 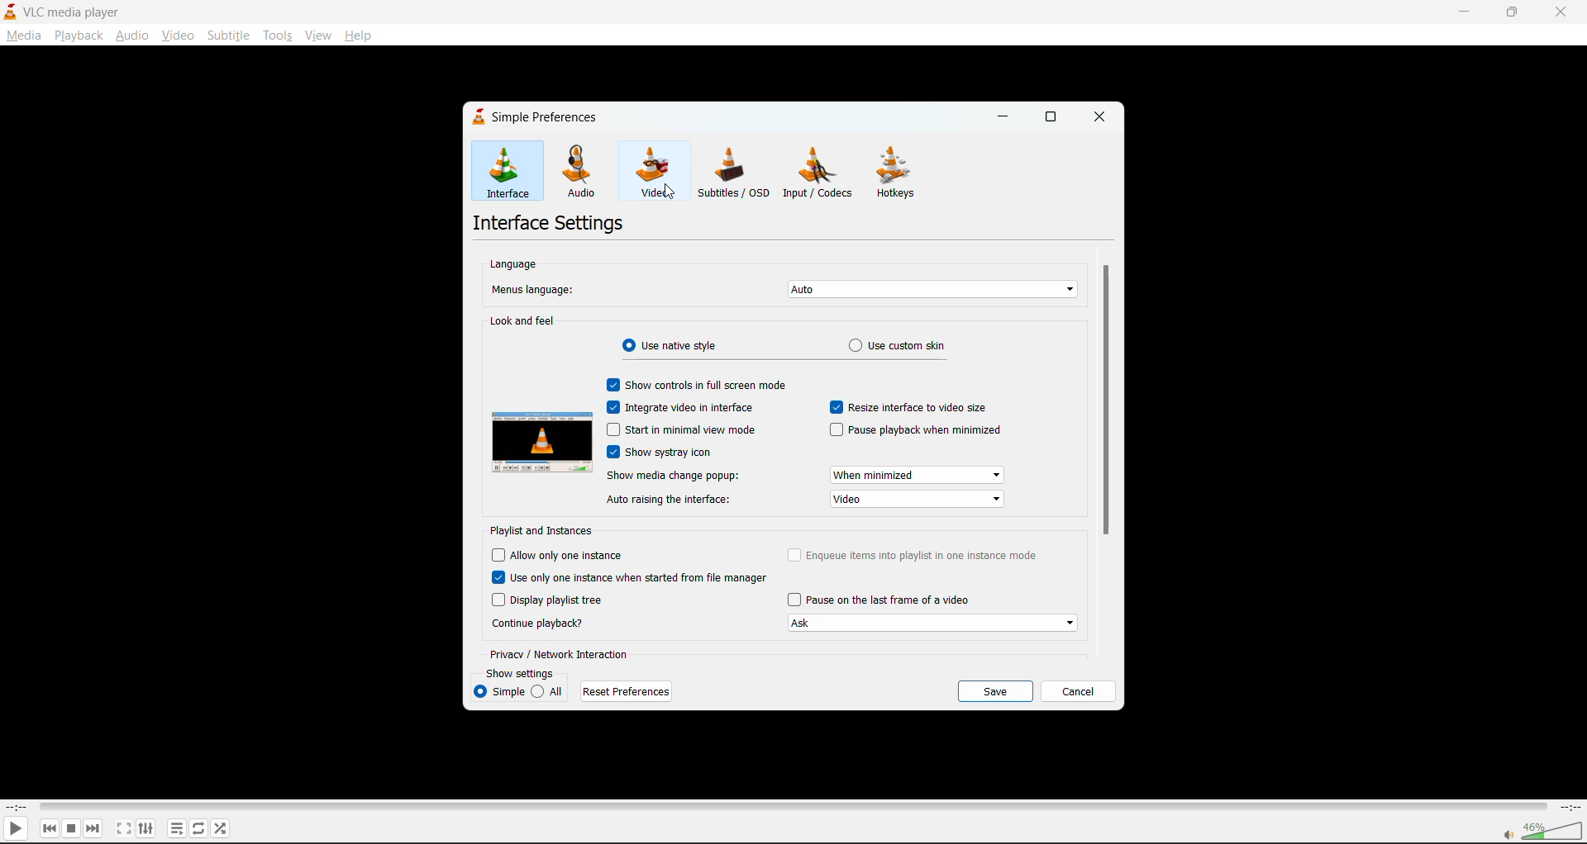 I want to click on maximize, so click(x=1513, y=11).